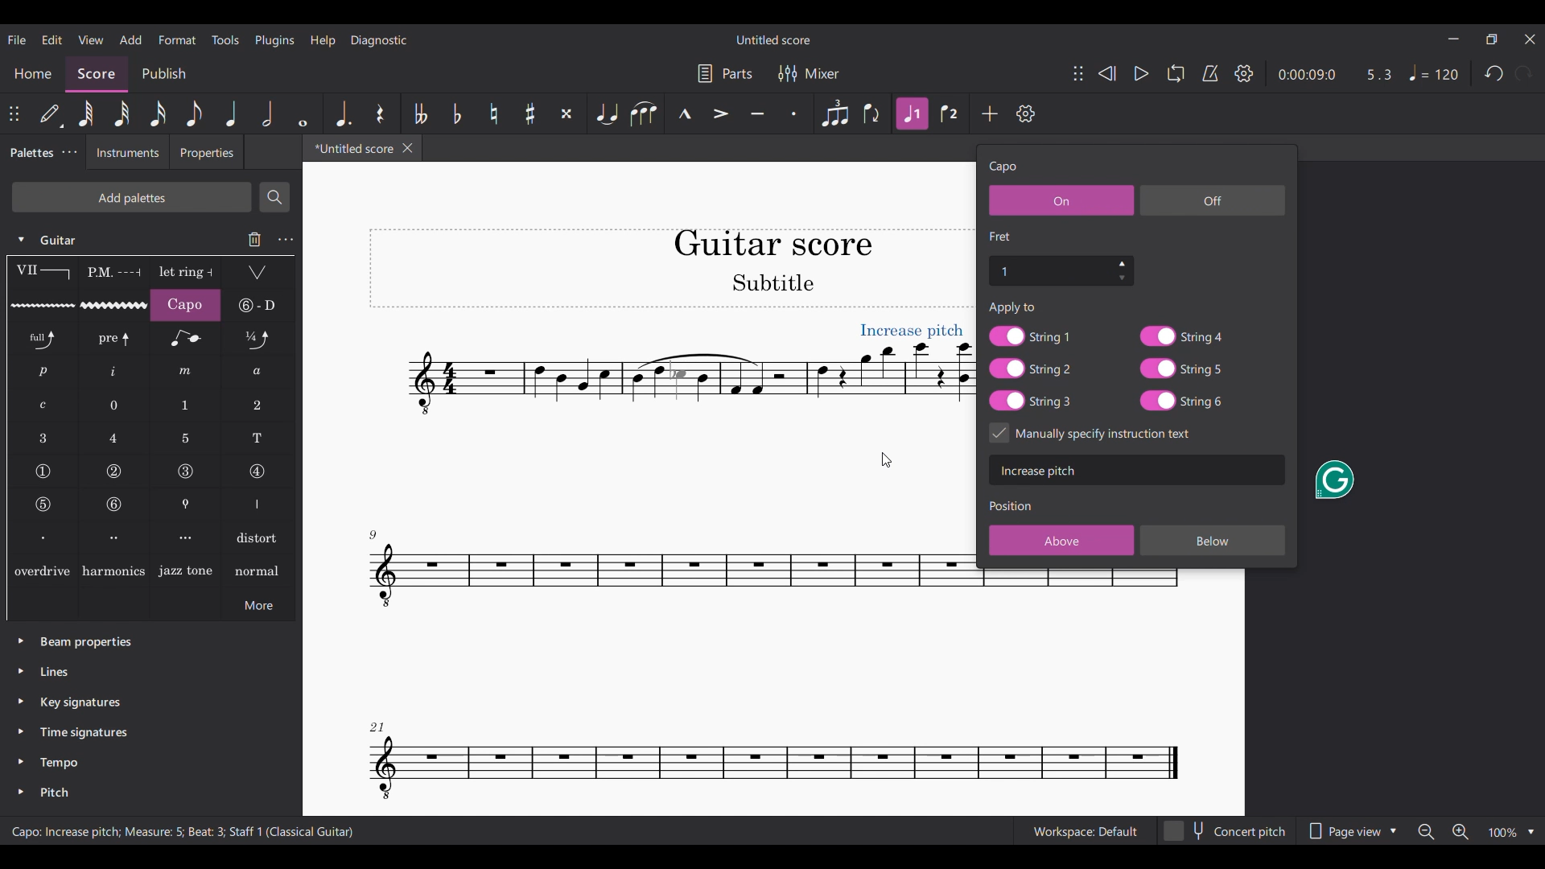 The width and height of the screenshot is (1545, 869). I want to click on Above, so click(1061, 541).